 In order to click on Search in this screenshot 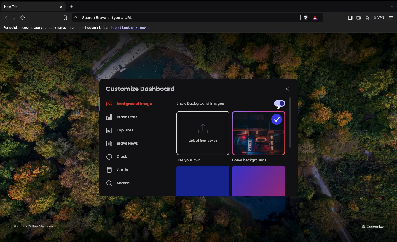, I will do `click(119, 183)`.